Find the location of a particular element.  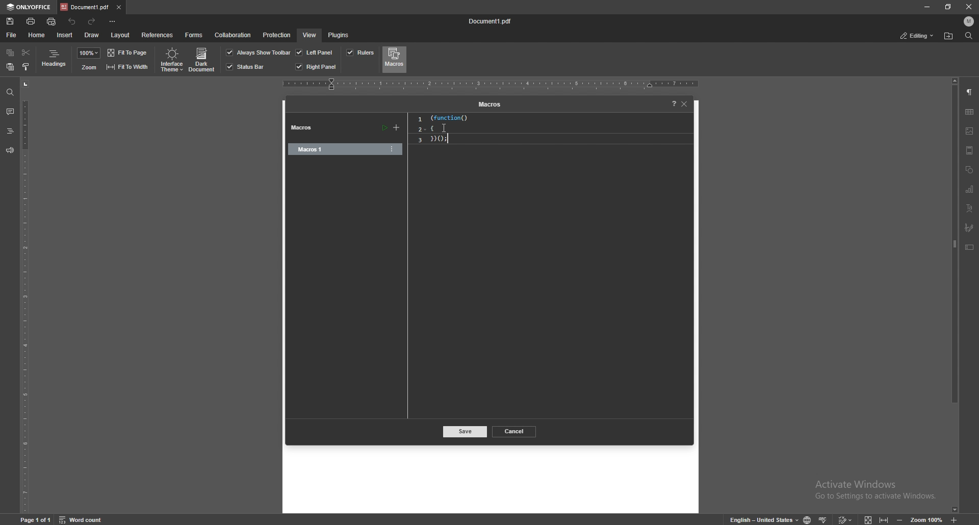

shapes is located at coordinates (969, 169).